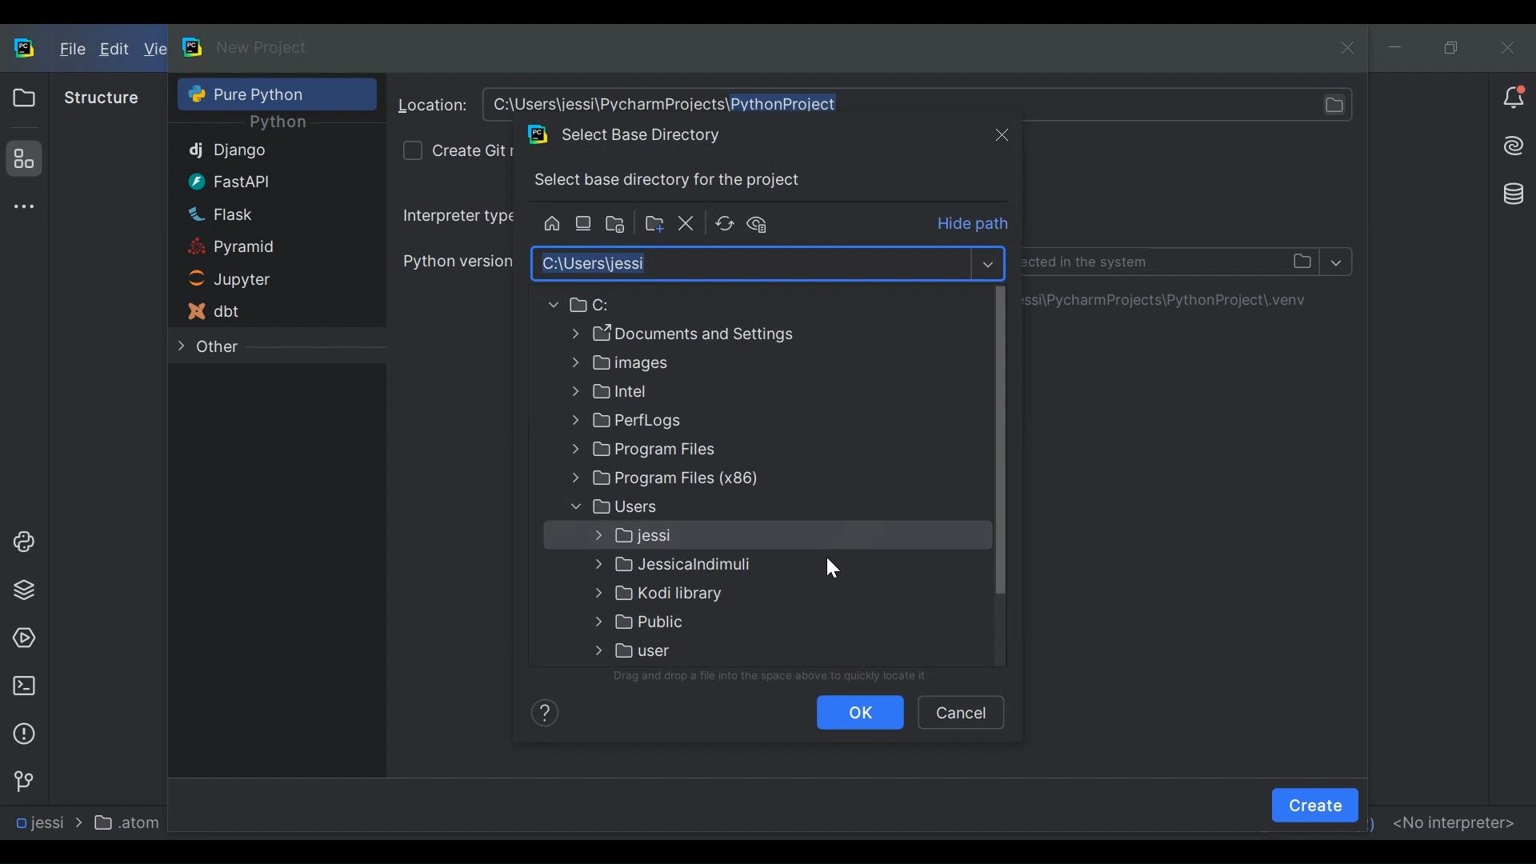  Describe the element at coordinates (1453, 821) in the screenshot. I see `<No interpreter>` at that location.